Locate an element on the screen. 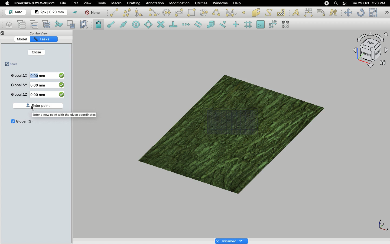  Help is located at coordinates (237, 3).